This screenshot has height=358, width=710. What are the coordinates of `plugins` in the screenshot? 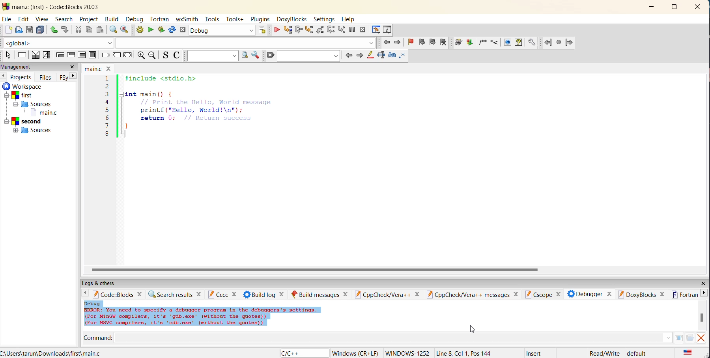 It's located at (262, 19).